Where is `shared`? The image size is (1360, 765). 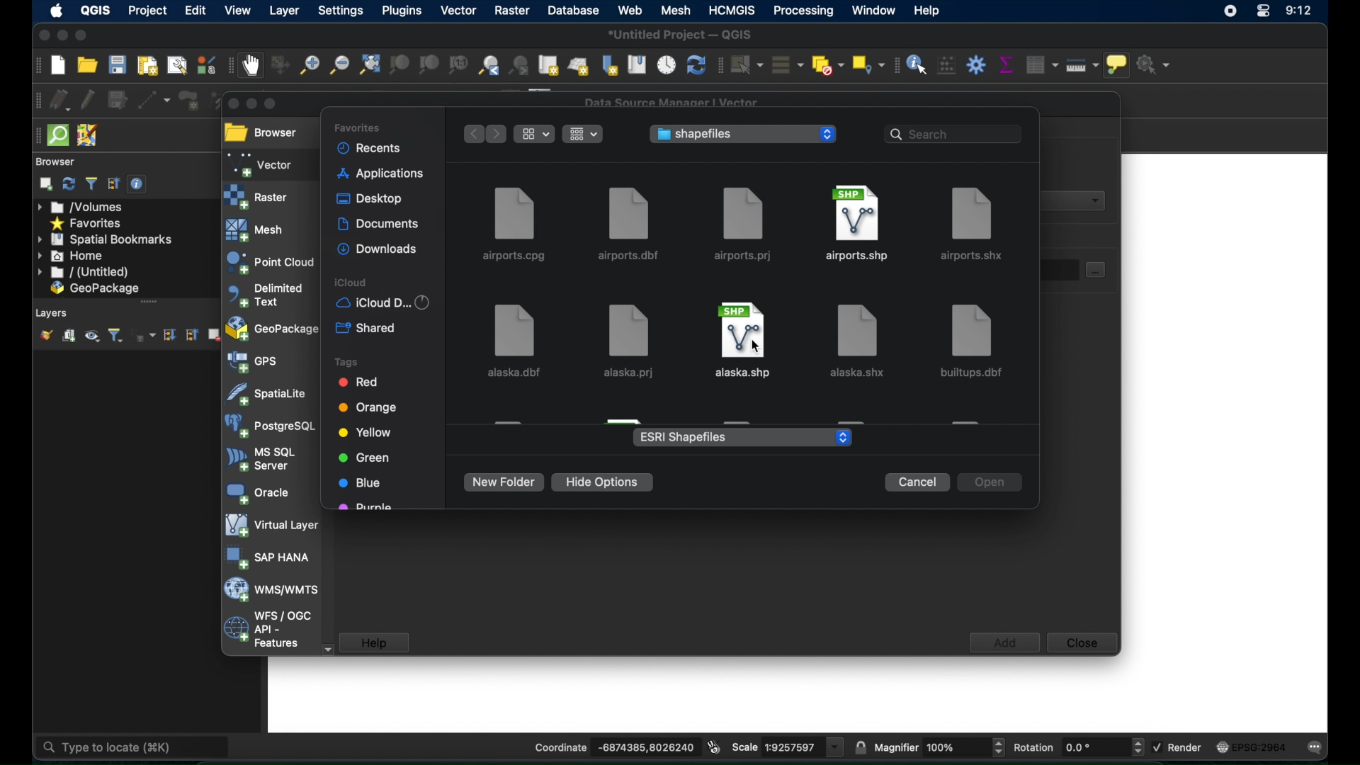 shared is located at coordinates (365, 327).